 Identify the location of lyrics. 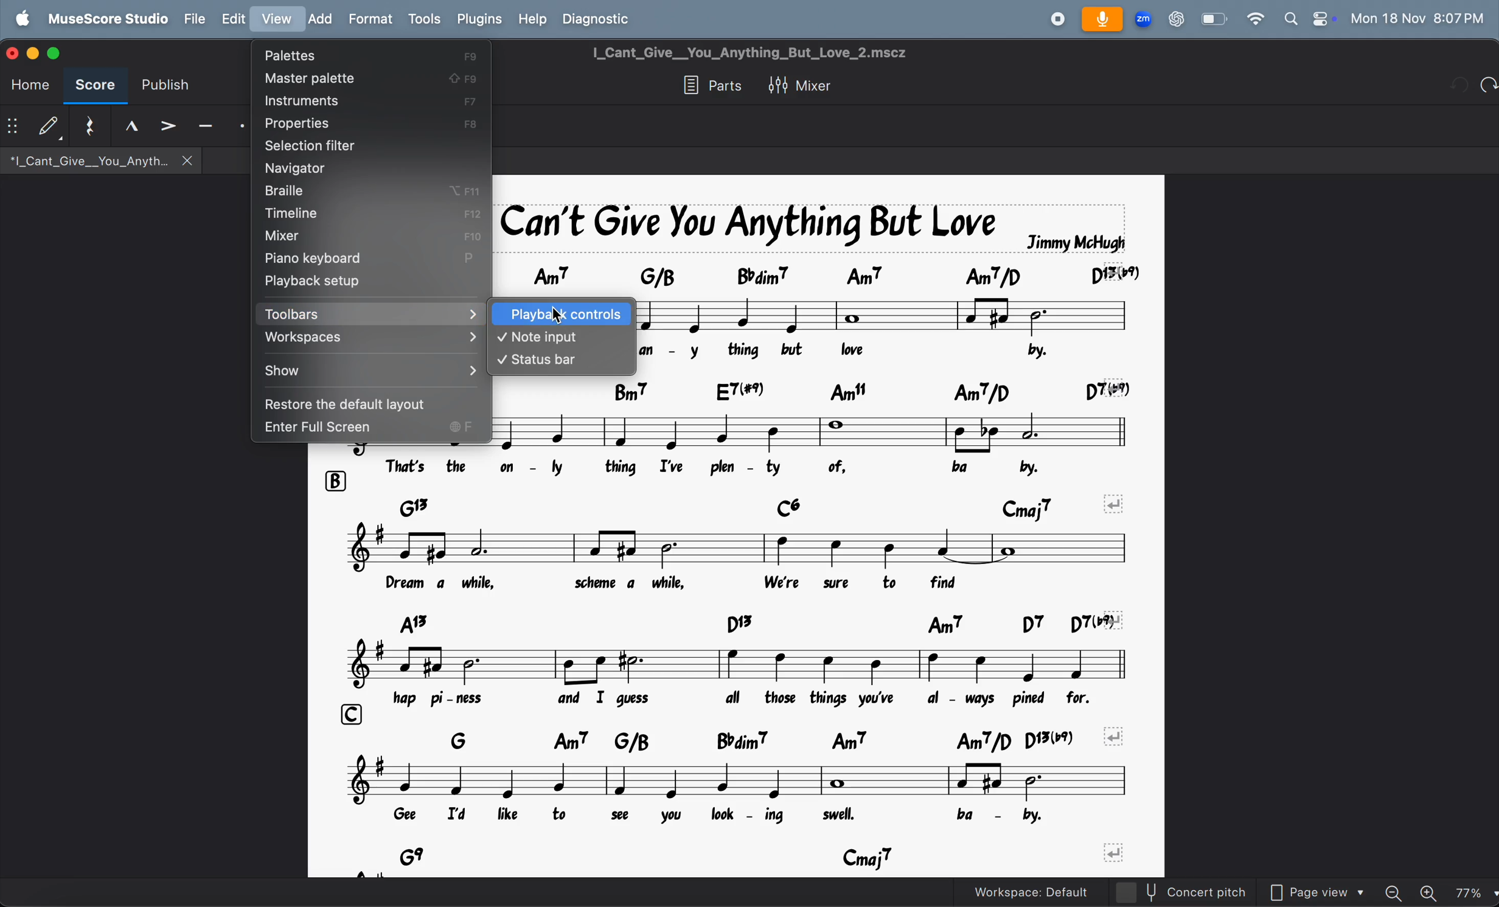
(740, 816).